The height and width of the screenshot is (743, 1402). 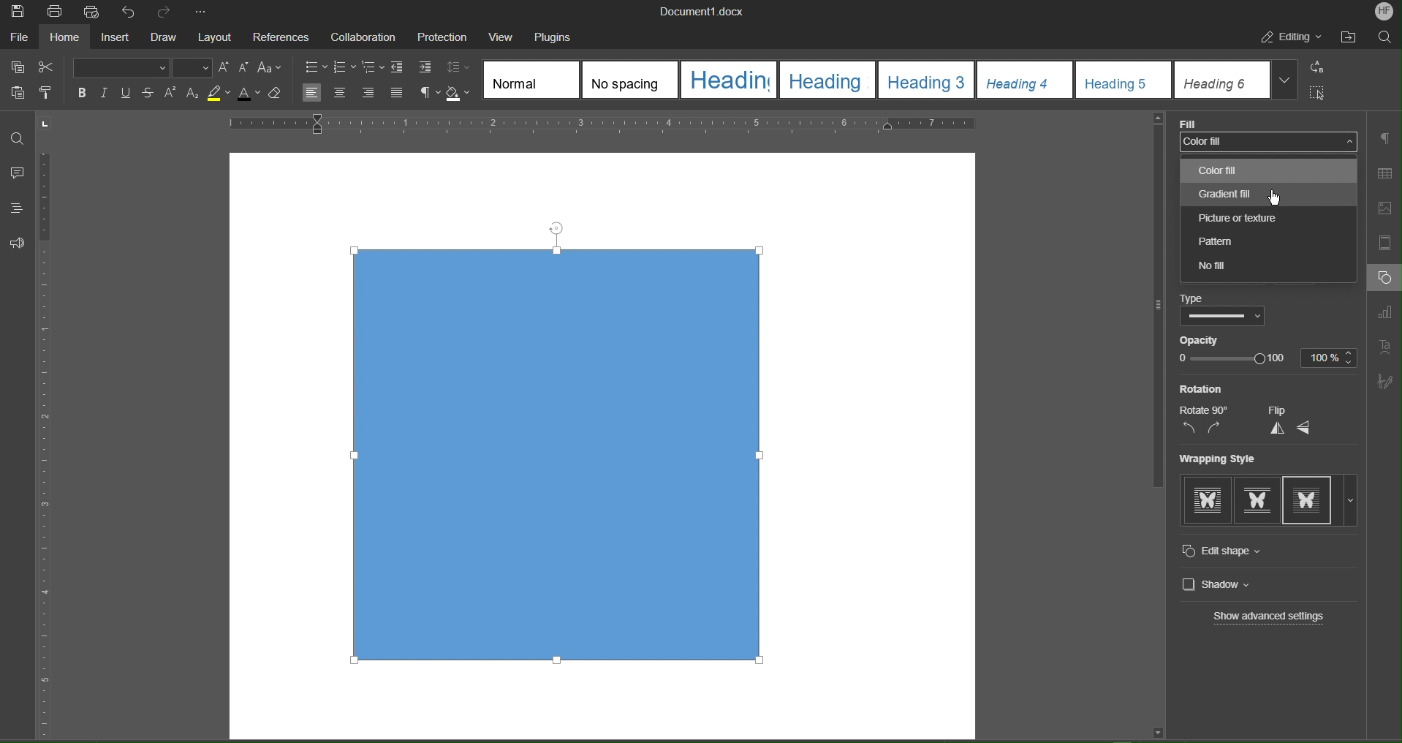 What do you see at coordinates (1222, 80) in the screenshot?
I see `Heading 6` at bounding box center [1222, 80].